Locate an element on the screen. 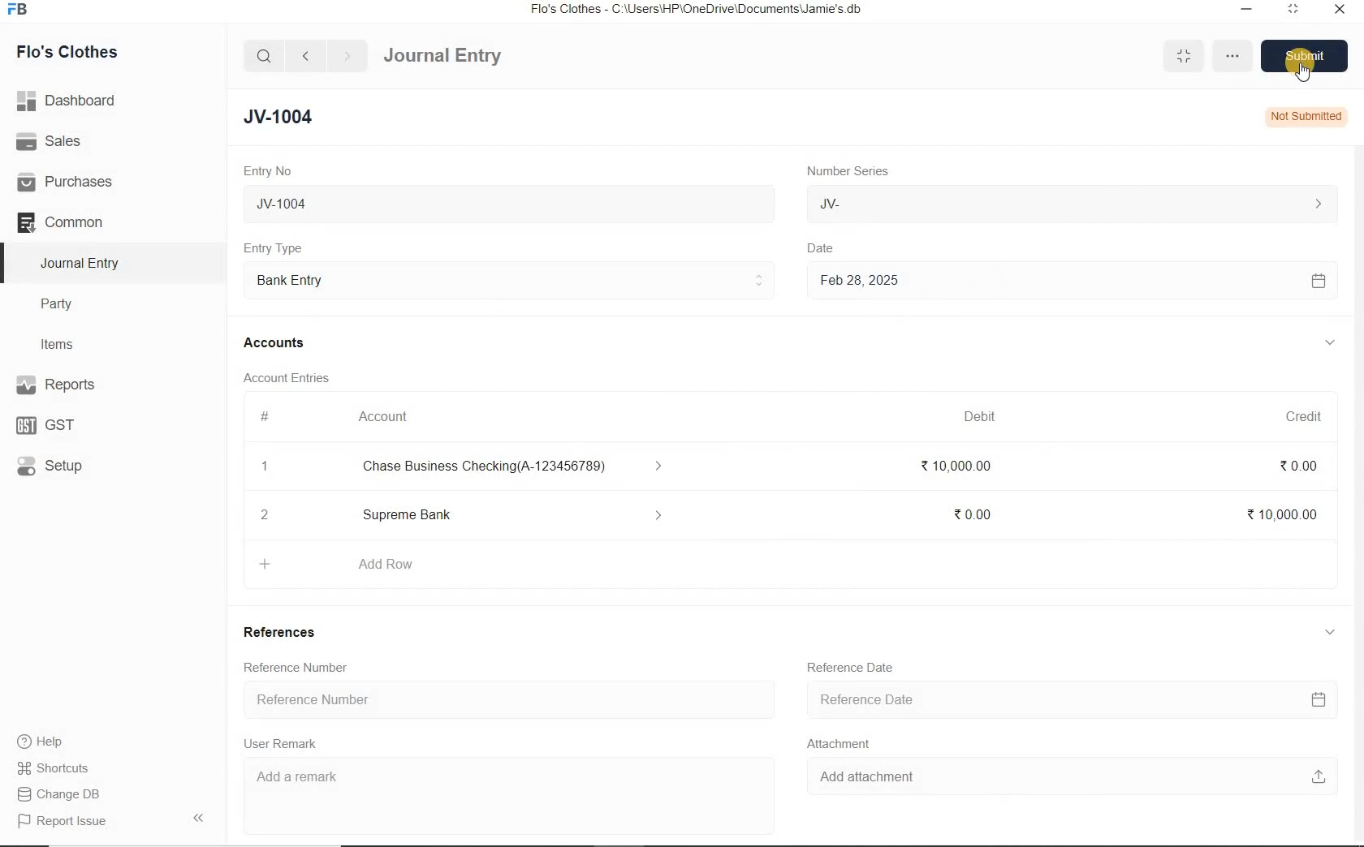 This screenshot has width=1364, height=847. Add a remark is located at coordinates (506, 780).